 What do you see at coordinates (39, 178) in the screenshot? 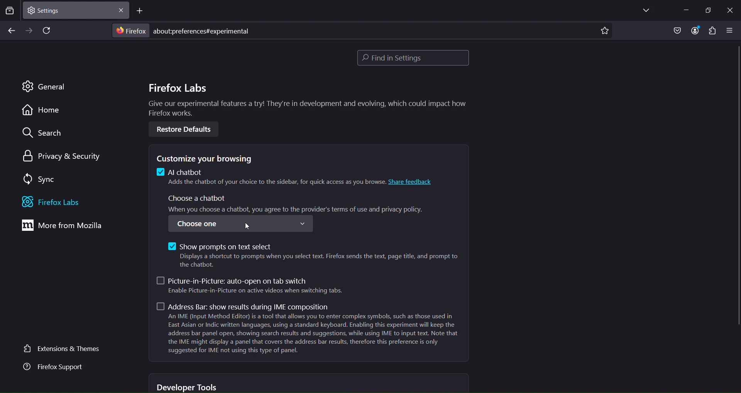
I see `sync` at bounding box center [39, 178].